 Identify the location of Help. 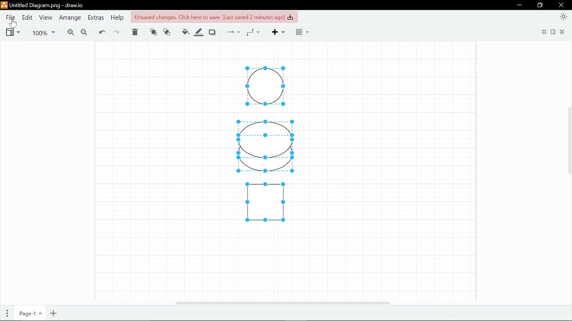
(117, 18).